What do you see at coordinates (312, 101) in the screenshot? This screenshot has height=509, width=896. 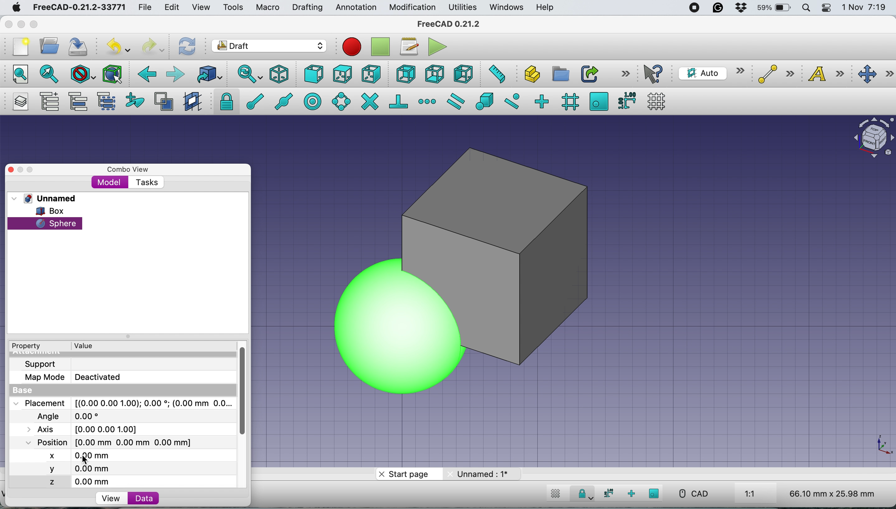 I see `snap center` at bounding box center [312, 101].